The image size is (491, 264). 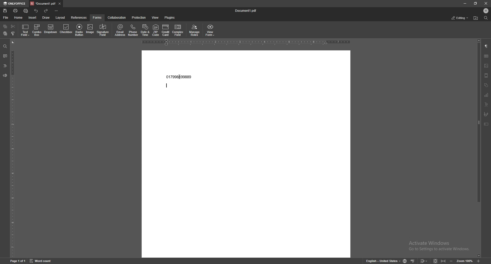 I want to click on close, so click(x=486, y=4).